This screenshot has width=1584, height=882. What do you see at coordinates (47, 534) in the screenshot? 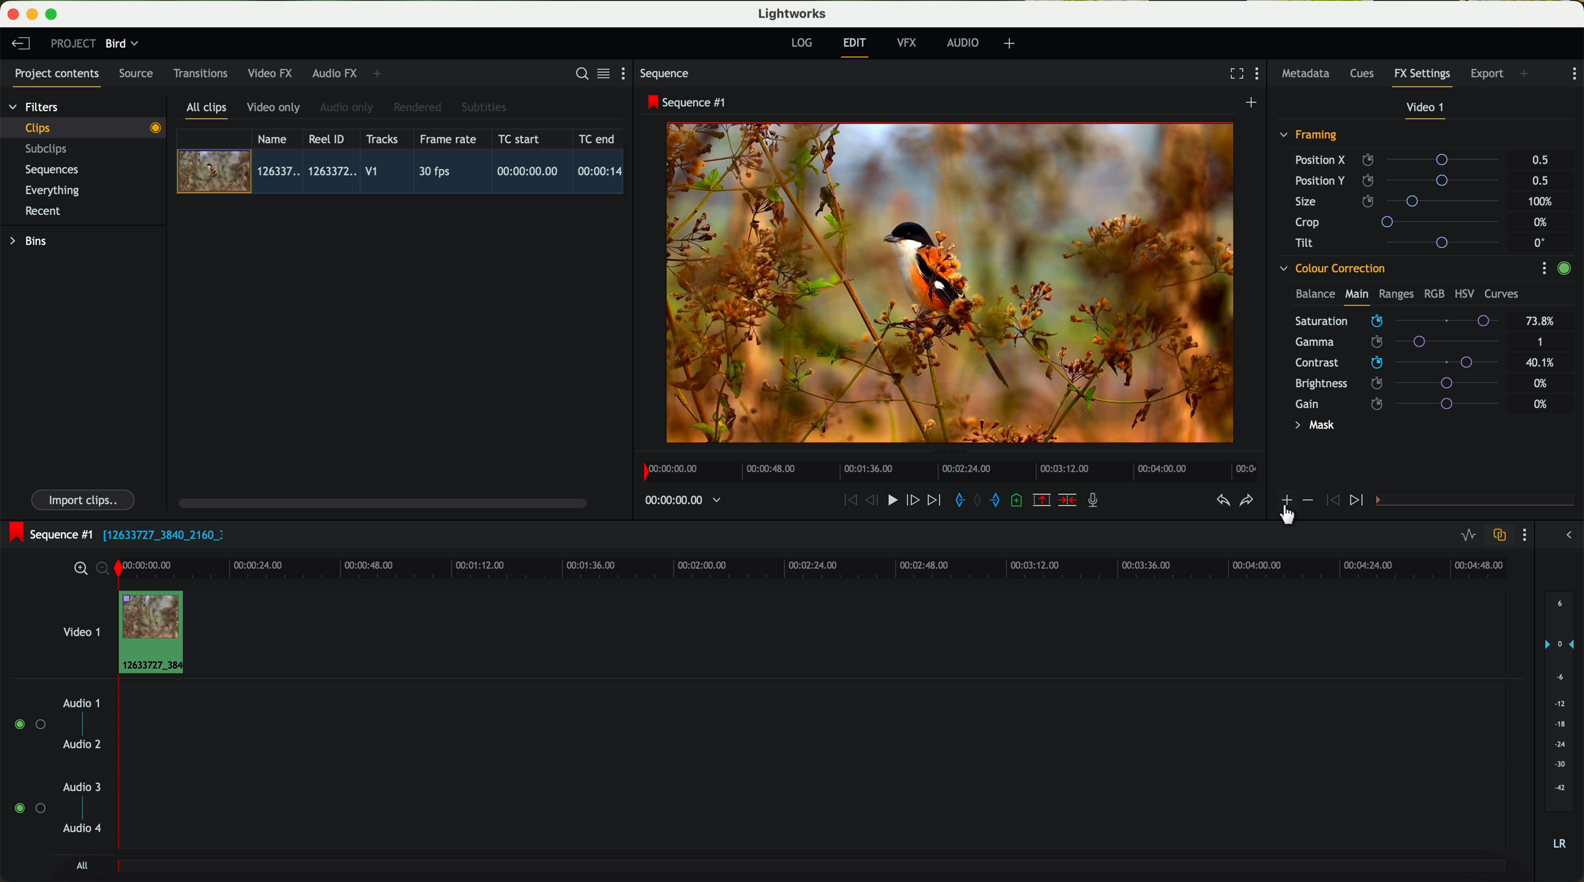
I see `sequence #1` at bounding box center [47, 534].